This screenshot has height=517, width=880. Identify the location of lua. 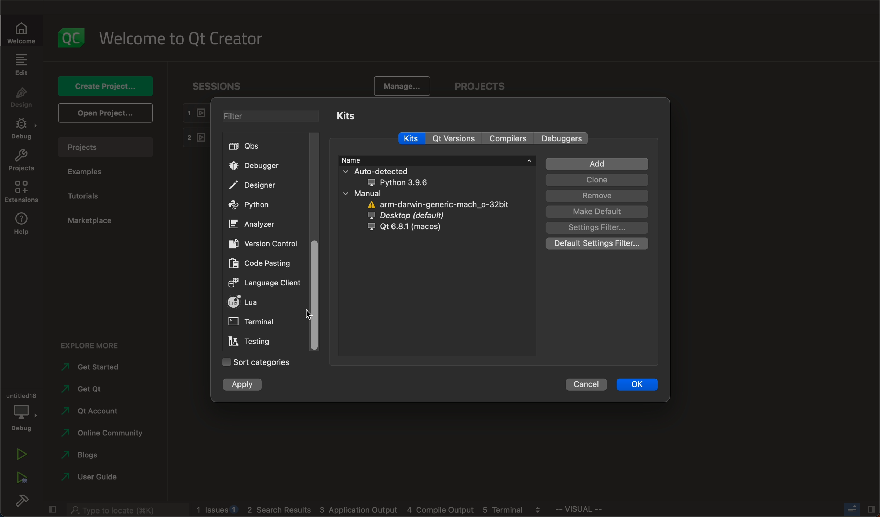
(264, 302).